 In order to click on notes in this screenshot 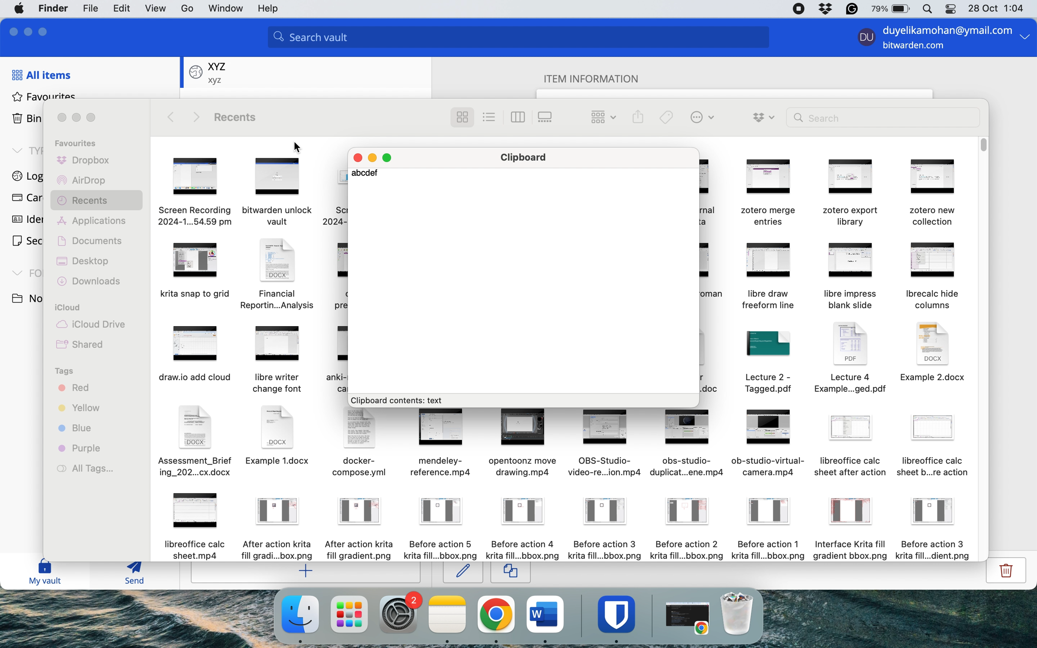, I will do `click(448, 615)`.